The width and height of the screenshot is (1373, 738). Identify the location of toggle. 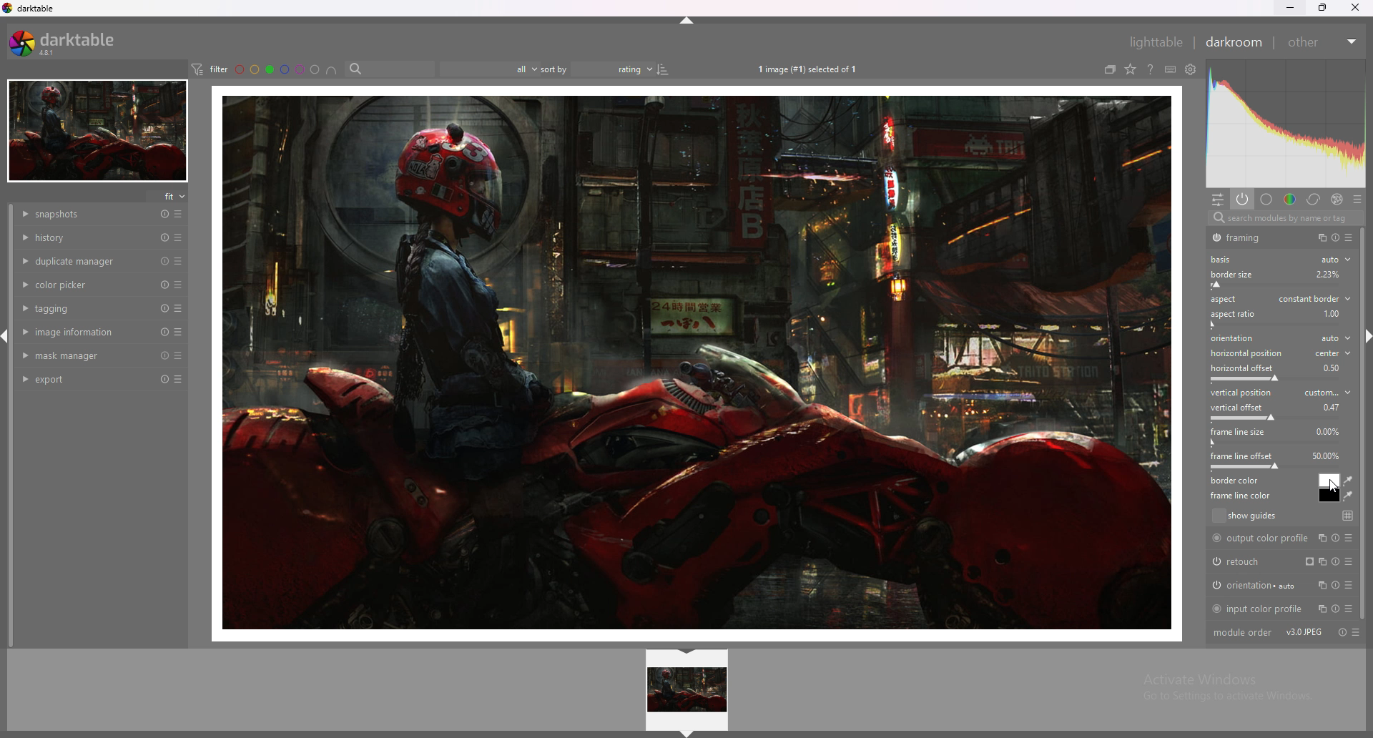
(1337, 238).